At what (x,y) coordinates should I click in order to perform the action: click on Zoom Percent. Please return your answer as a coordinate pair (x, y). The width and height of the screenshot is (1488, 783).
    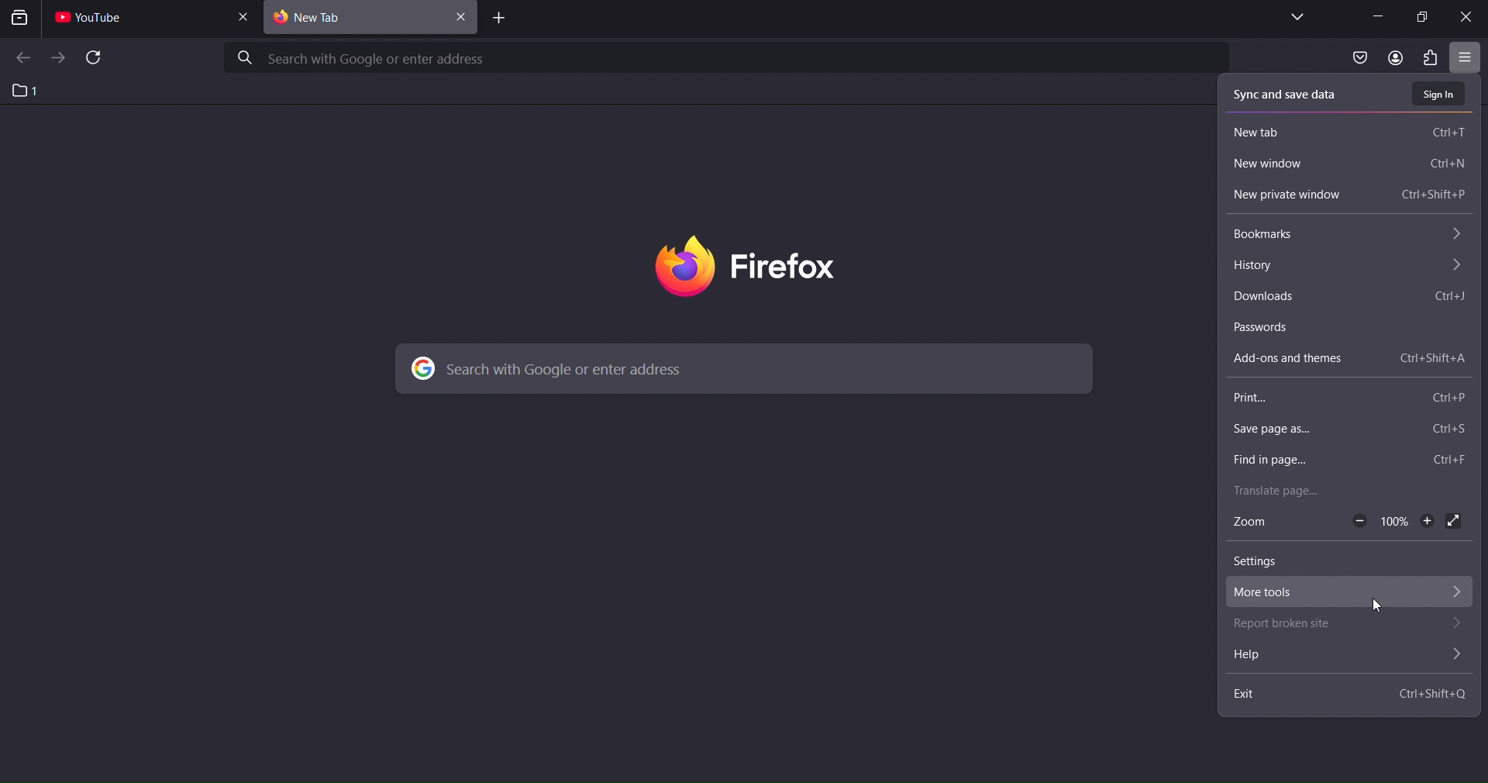
    Looking at the image, I should click on (1396, 522).